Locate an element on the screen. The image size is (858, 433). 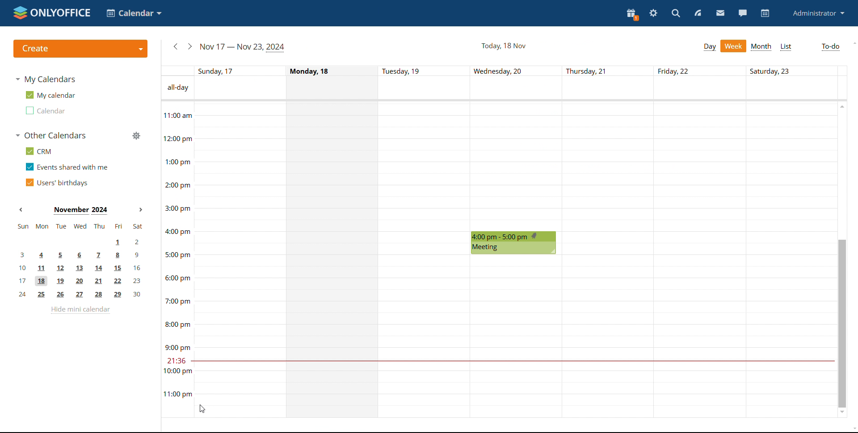
next week is located at coordinates (190, 46).